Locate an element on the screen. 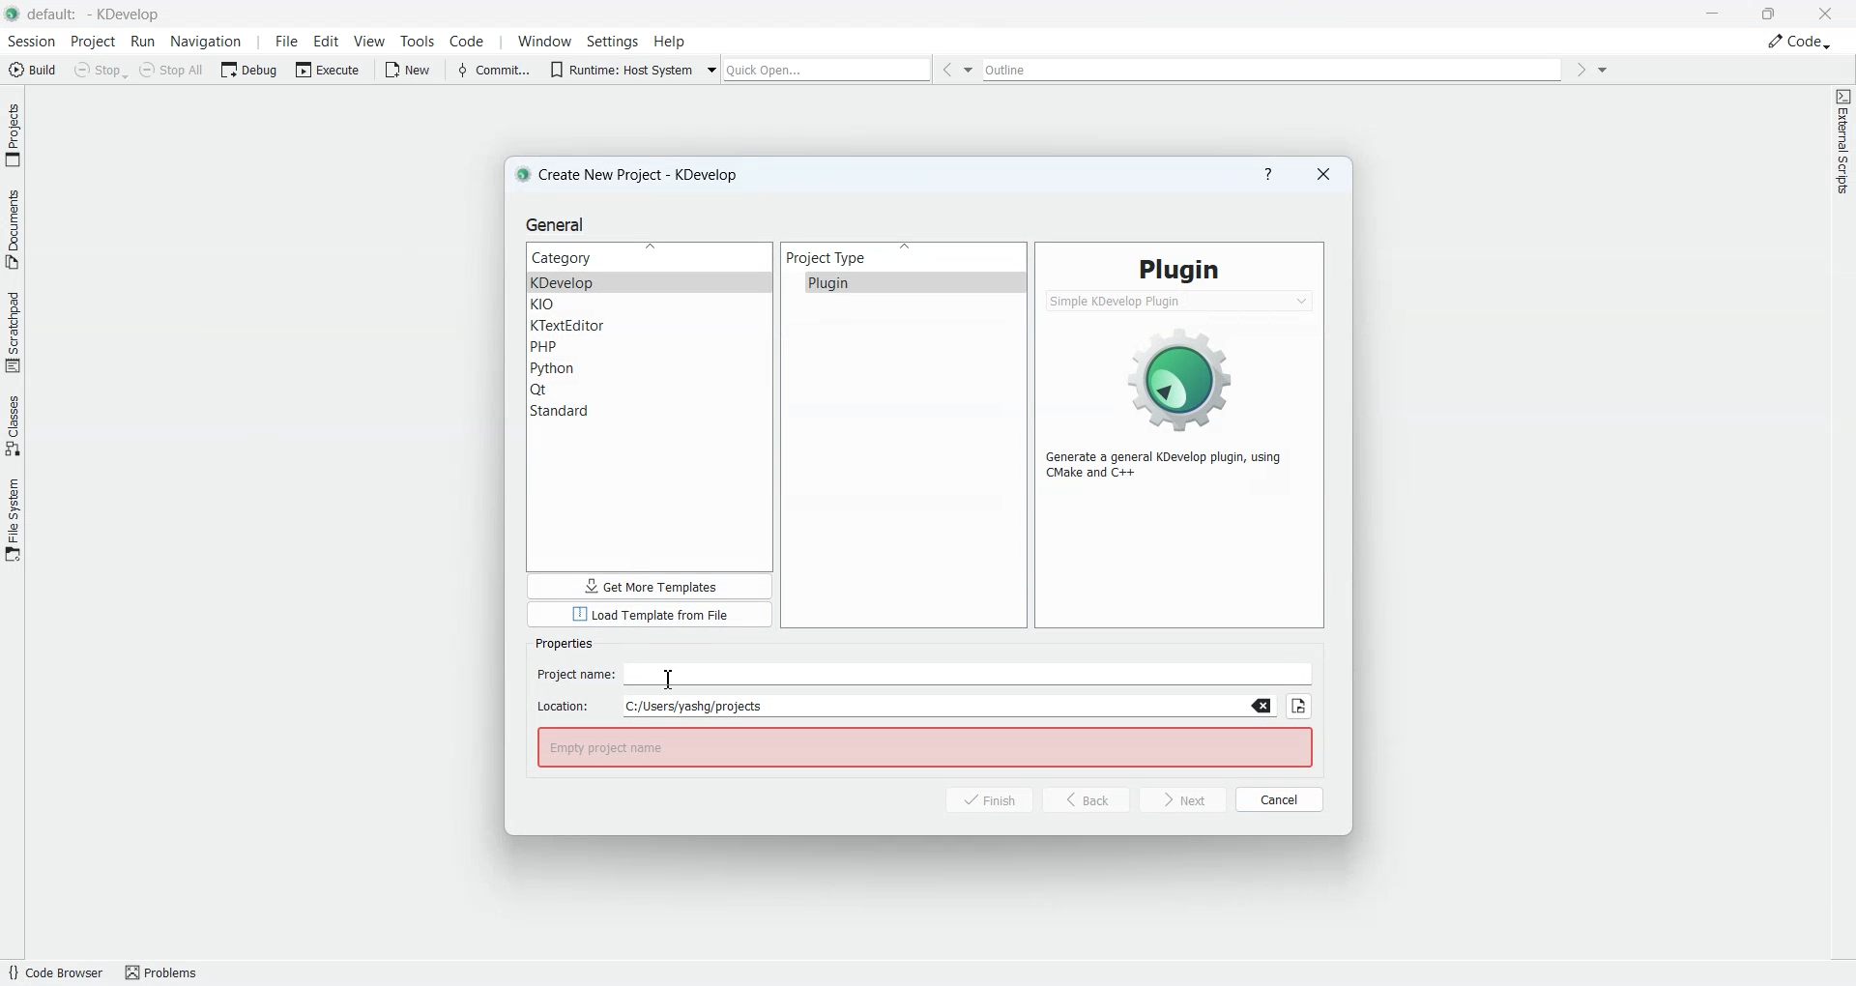 This screenshot has width=1856, height=986. PHP is located at coordinates (650, 347).